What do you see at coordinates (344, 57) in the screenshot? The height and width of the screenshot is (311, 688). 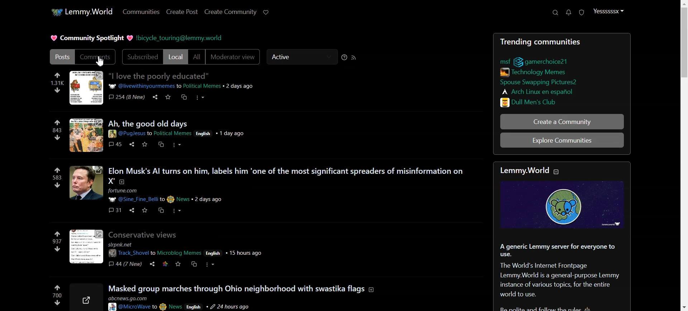 I see `Sorting help` at bounding box center [344, 57].